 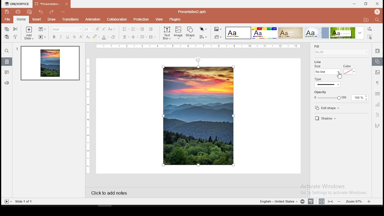 I want to click on eraser tool, so click(x=113, y=37).